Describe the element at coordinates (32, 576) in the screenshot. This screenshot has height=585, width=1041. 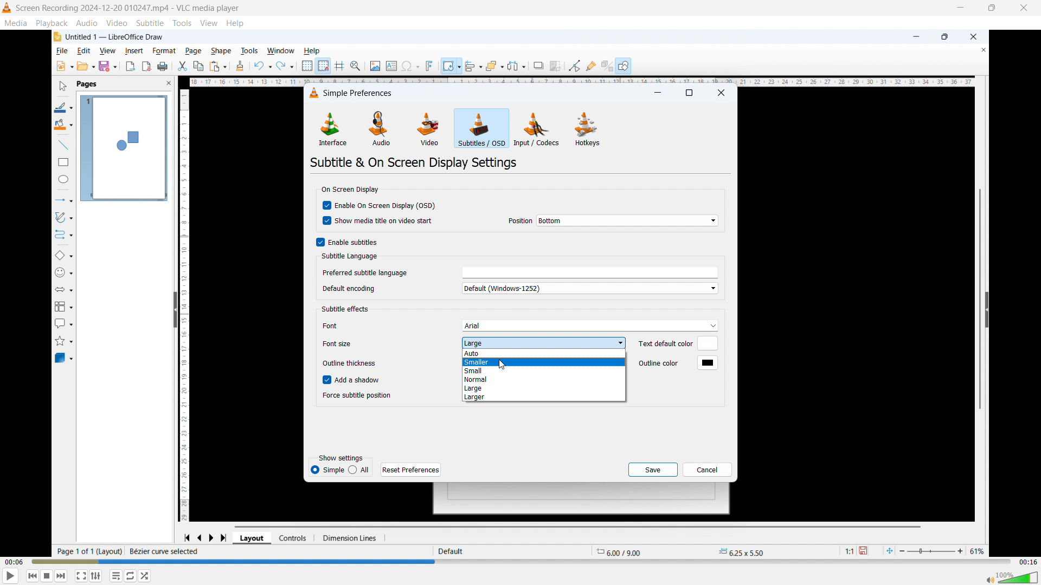
I see `Backward or previous media ` at that location.